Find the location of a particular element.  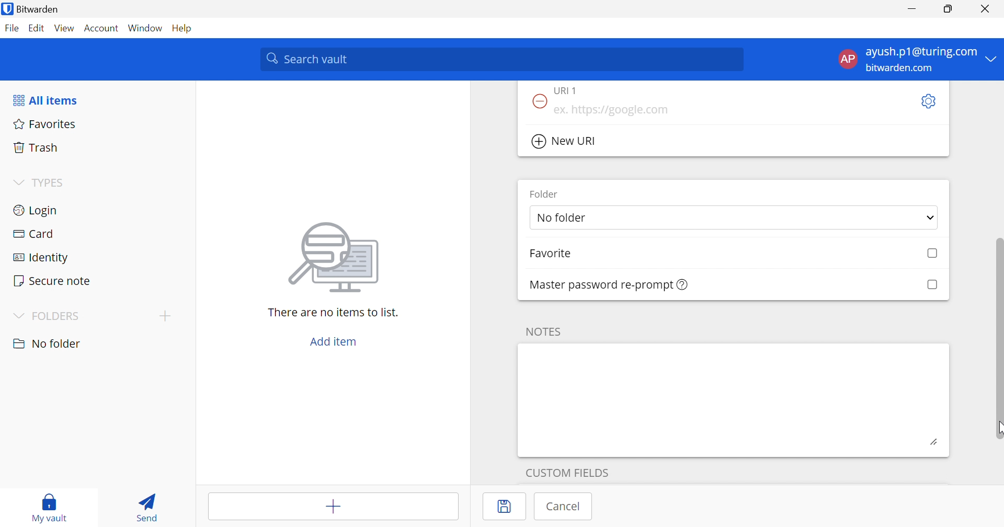

Cancel is located at coordinates (564, 506).